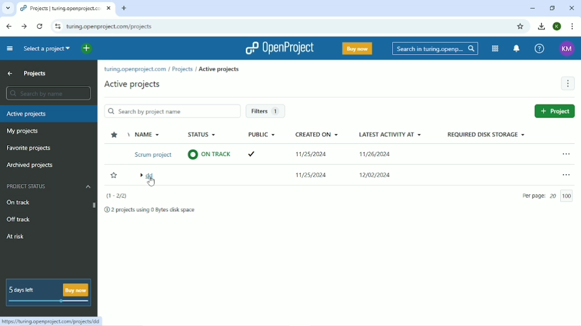  Describe the element at coordinates (520, 27) in the screenshot. I see `Bookmark this tab` at that location.